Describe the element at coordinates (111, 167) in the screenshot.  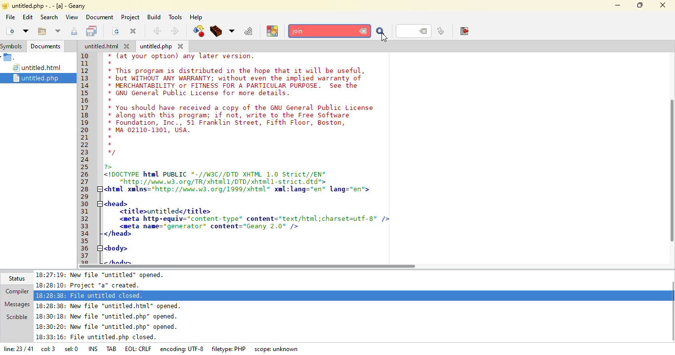
I see `?>` at that location.